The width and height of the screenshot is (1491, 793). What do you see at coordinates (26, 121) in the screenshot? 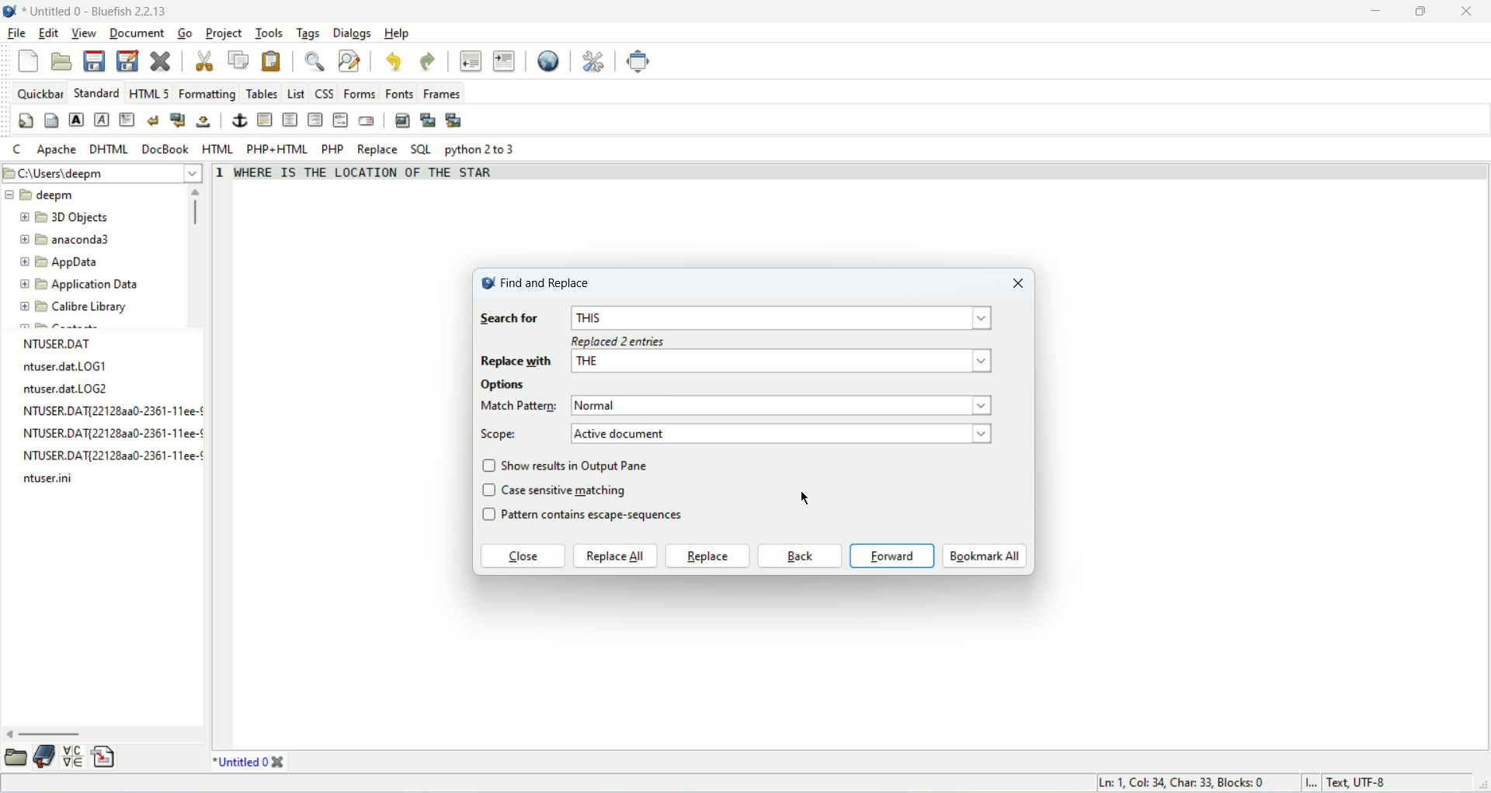
I see `quick settings` at bounding box center [26, 121].